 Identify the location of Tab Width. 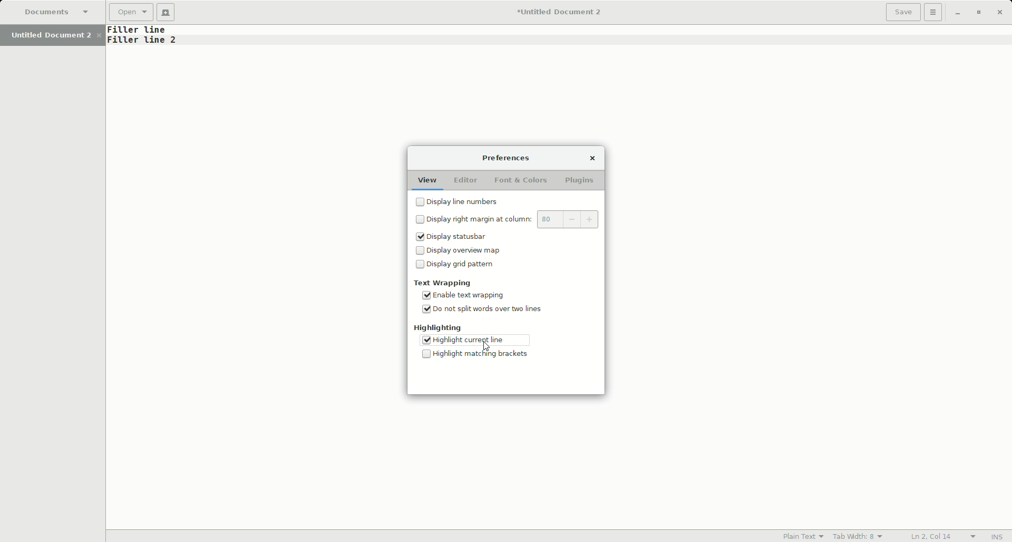
(860, 535).